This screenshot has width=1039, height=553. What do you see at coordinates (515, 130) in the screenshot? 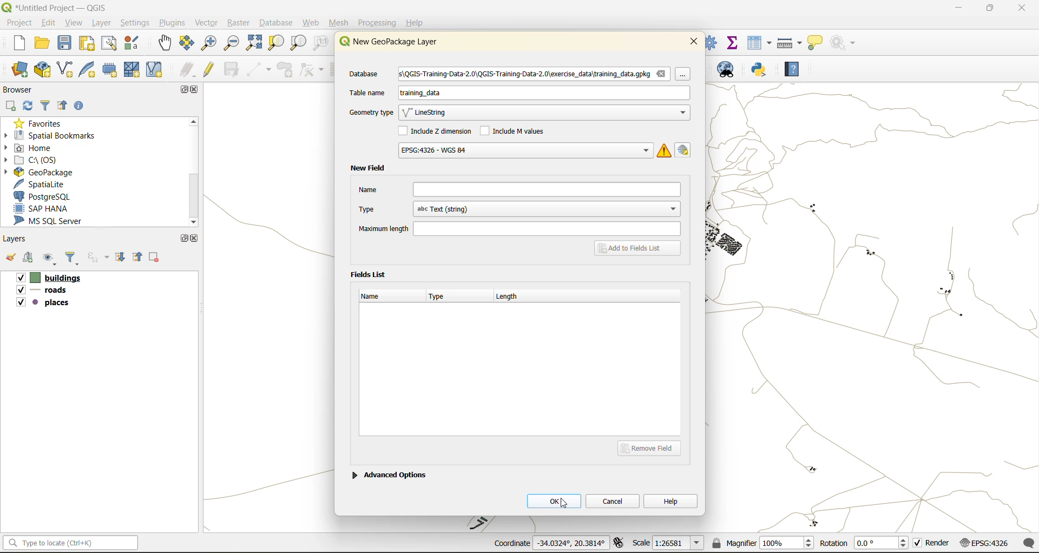
I see `include m values` at bounding box center [515, 130].